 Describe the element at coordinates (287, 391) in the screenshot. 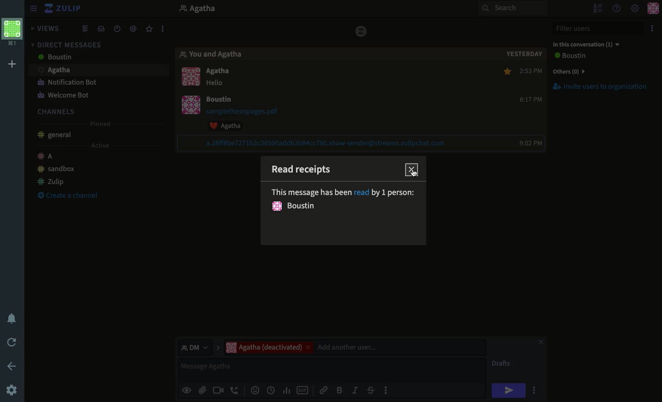

I see `Chart` at that location.